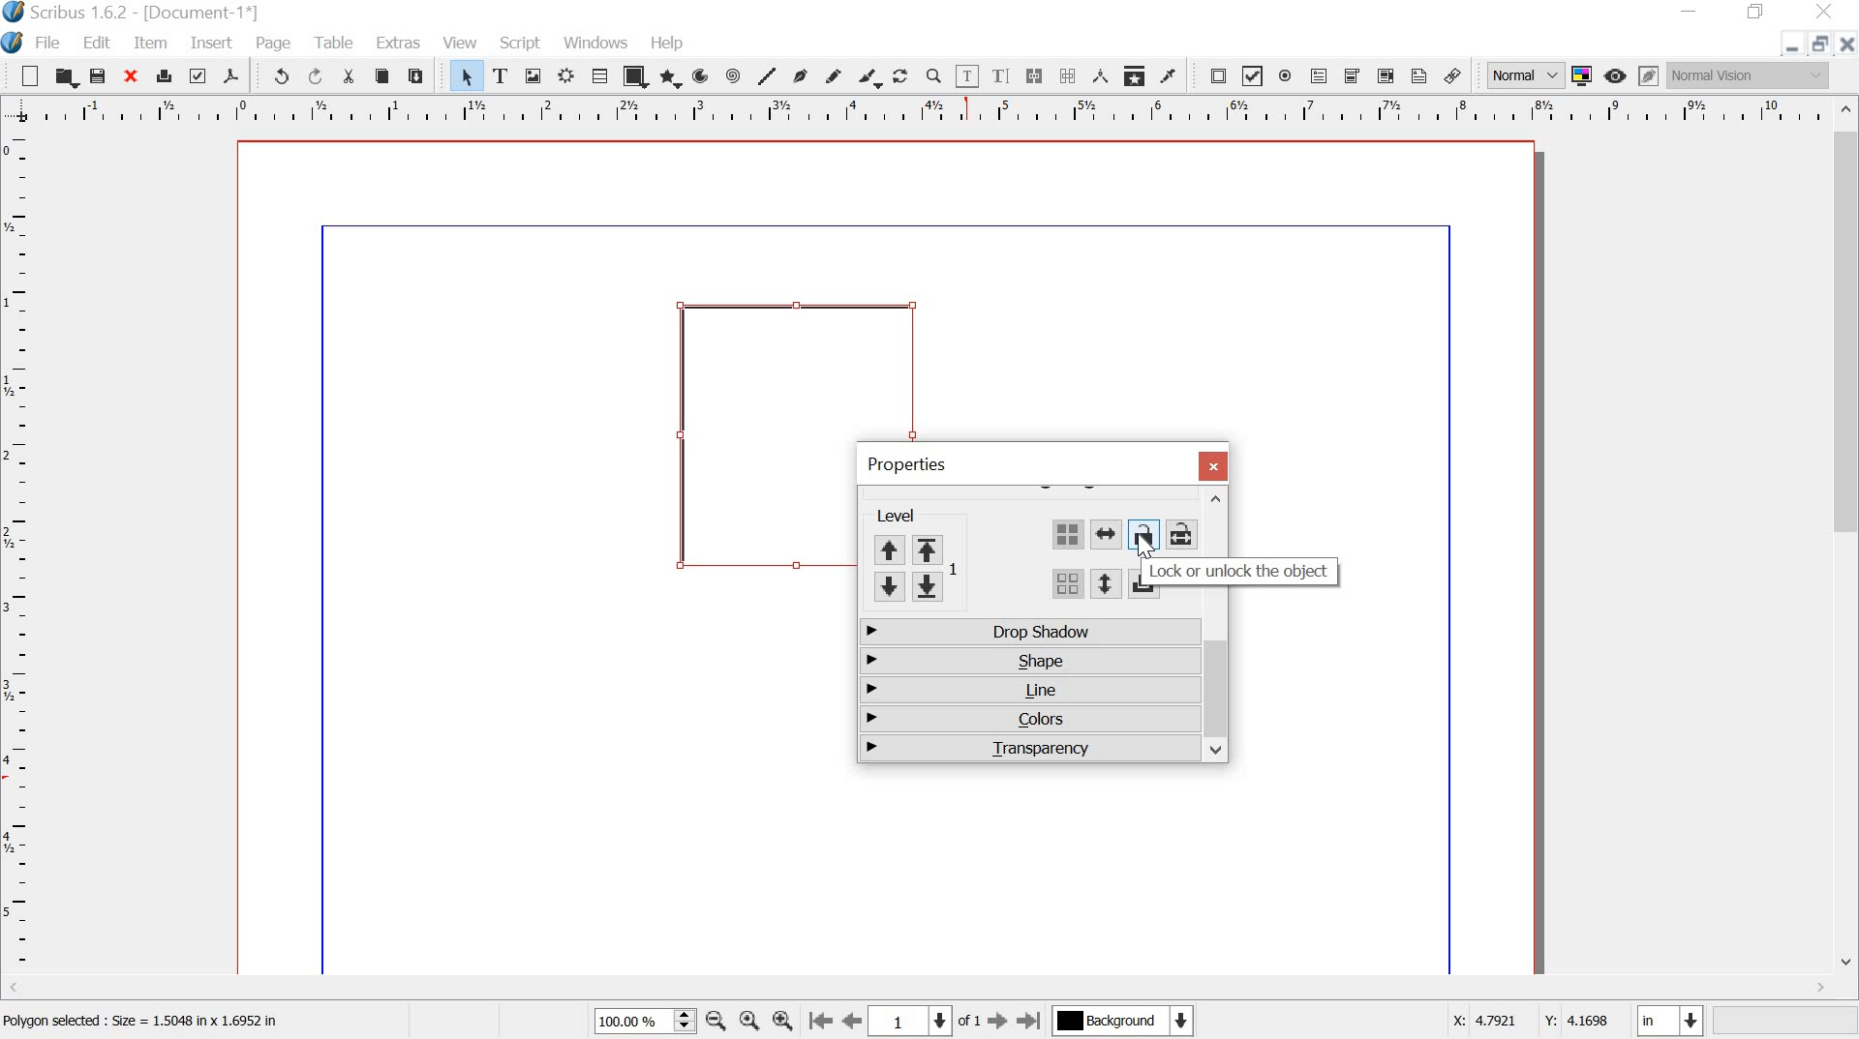 This screenshot has width=1859, height=1039. What do you see at coordinates (17, 555) in the screenshot?
I see `ruler` at bounding box center [17, 555].